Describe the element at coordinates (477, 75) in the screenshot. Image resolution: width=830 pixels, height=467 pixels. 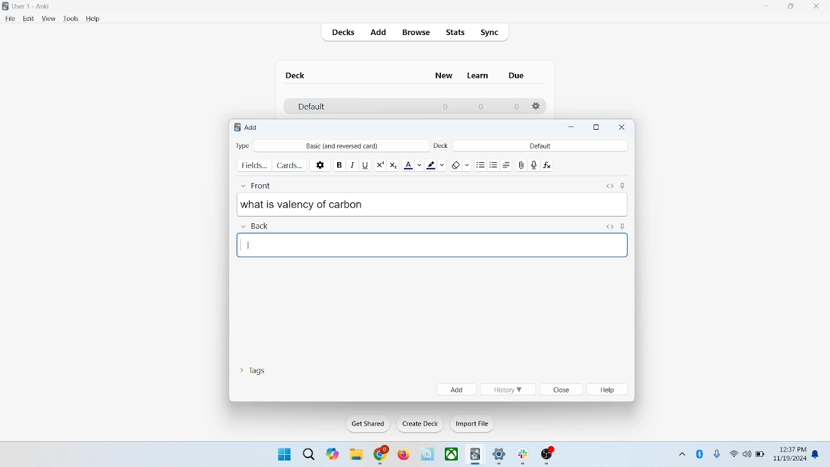
I see `learn` at that location.